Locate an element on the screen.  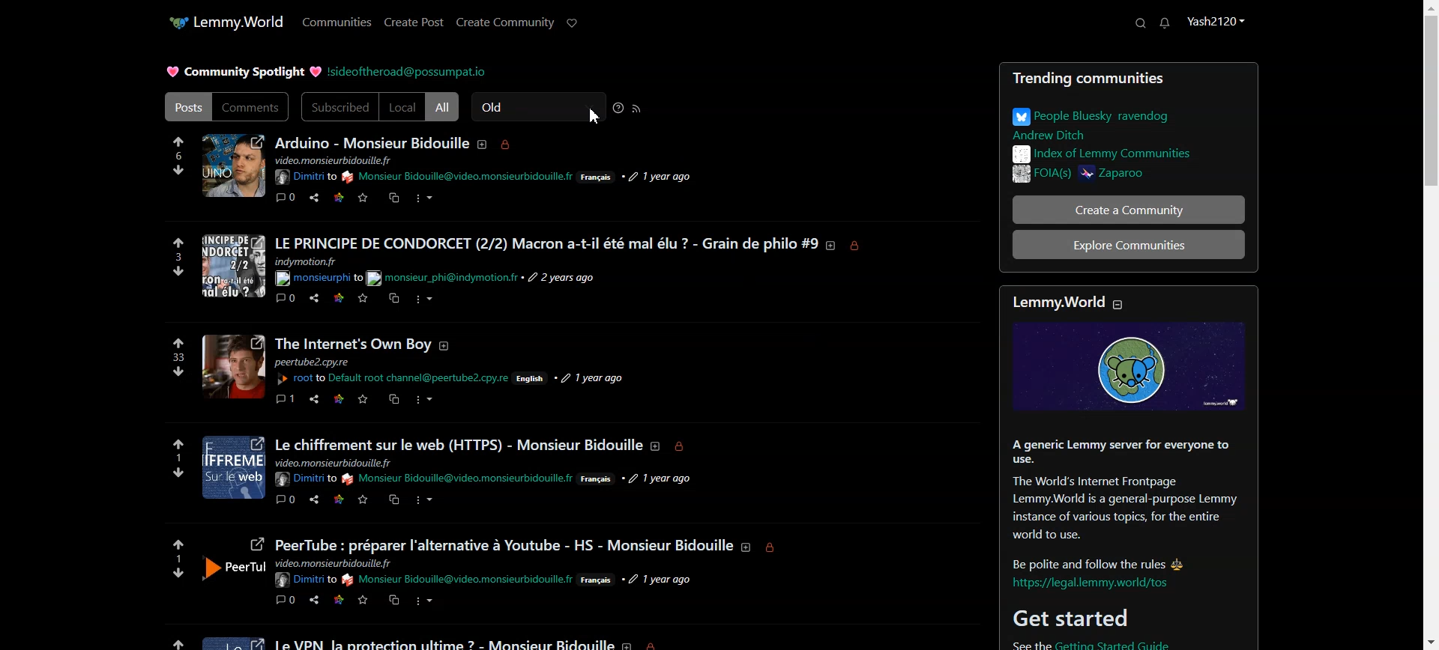
Profile Picture is located at coordinates (232, 165).